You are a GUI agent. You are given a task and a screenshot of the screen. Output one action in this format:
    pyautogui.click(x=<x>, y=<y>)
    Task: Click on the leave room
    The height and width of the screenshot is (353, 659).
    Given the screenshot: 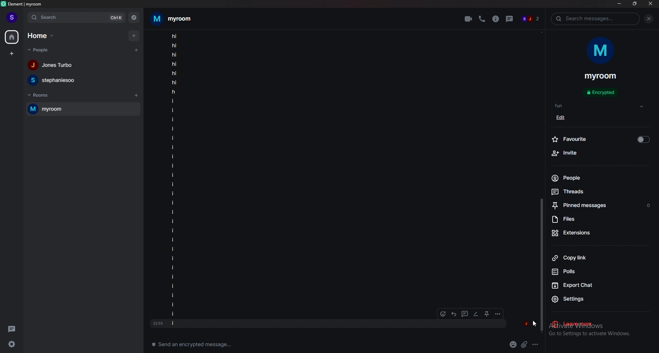 What is the action you would take?
    pyautogui.click(x=586, y=324)
    